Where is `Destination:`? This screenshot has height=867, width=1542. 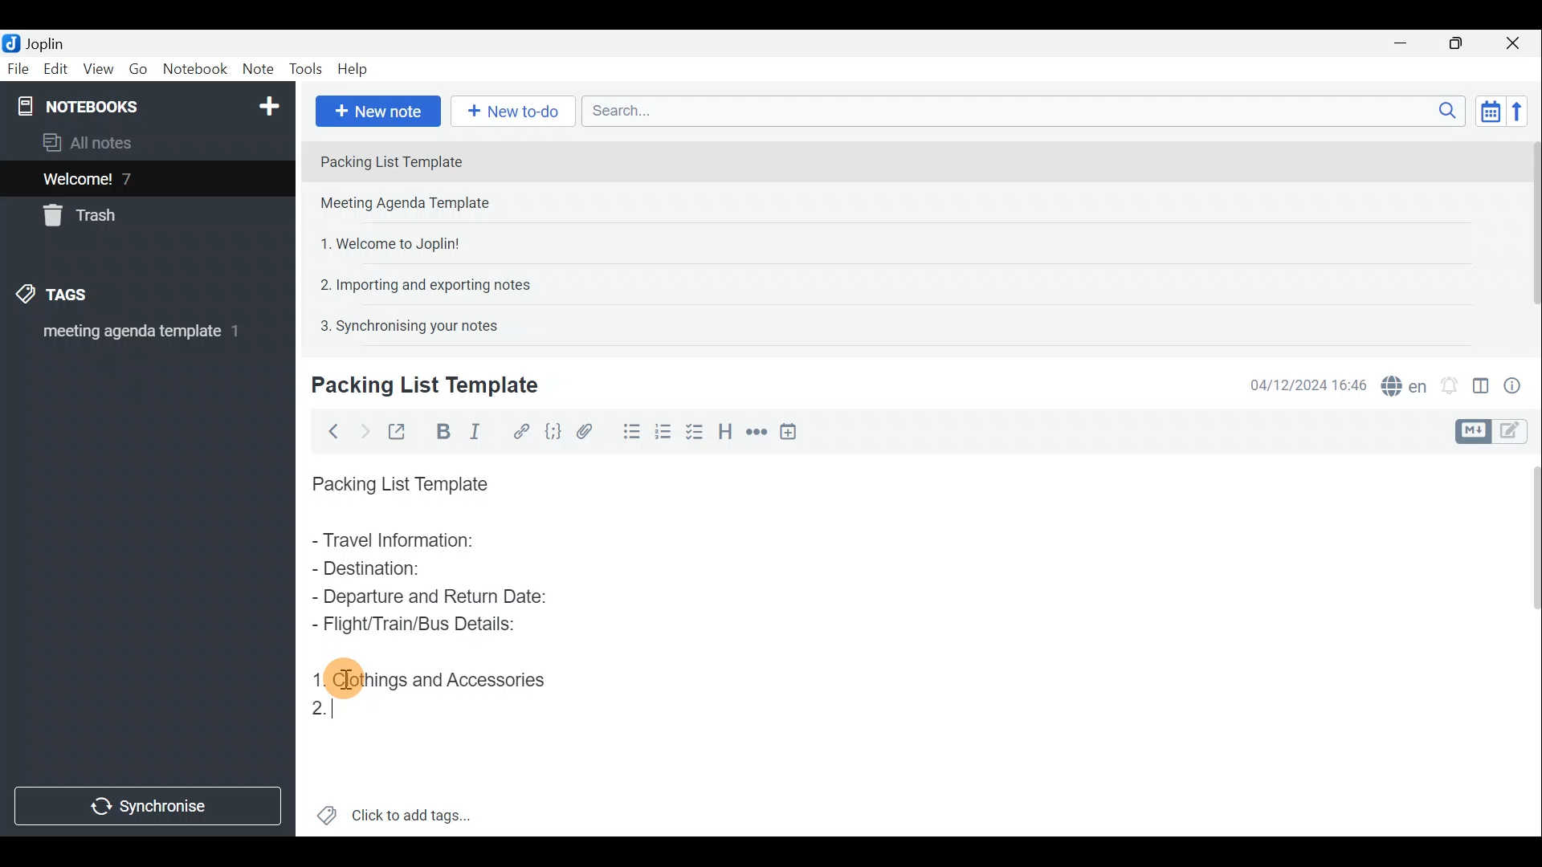 Destination: is located at coordinates (408, 570).